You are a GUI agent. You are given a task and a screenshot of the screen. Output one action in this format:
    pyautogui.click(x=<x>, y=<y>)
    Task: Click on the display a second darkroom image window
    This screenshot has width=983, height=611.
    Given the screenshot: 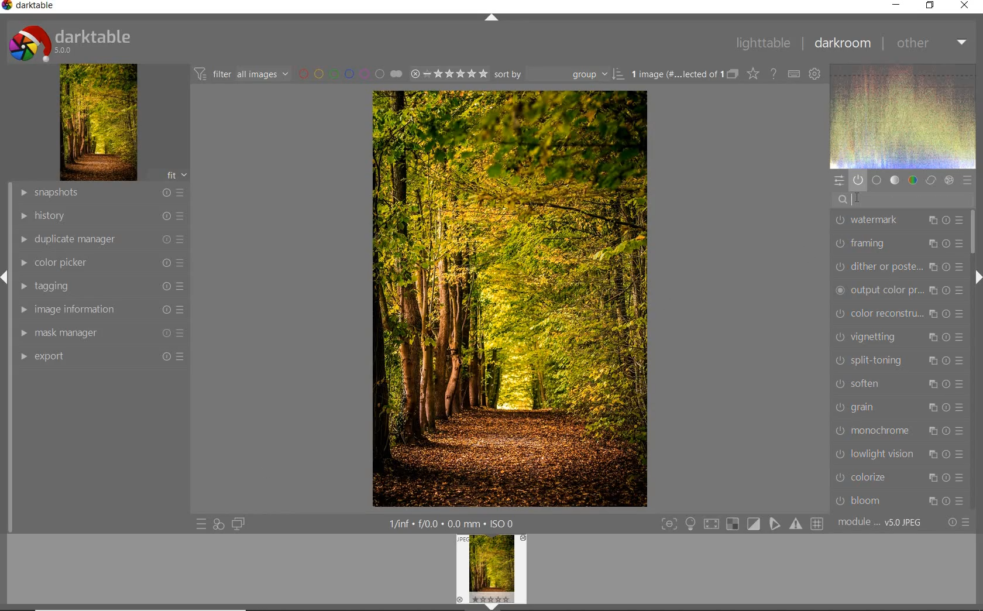 What is the action you would take?
    pyautogui.click(x=236, y=524)
    